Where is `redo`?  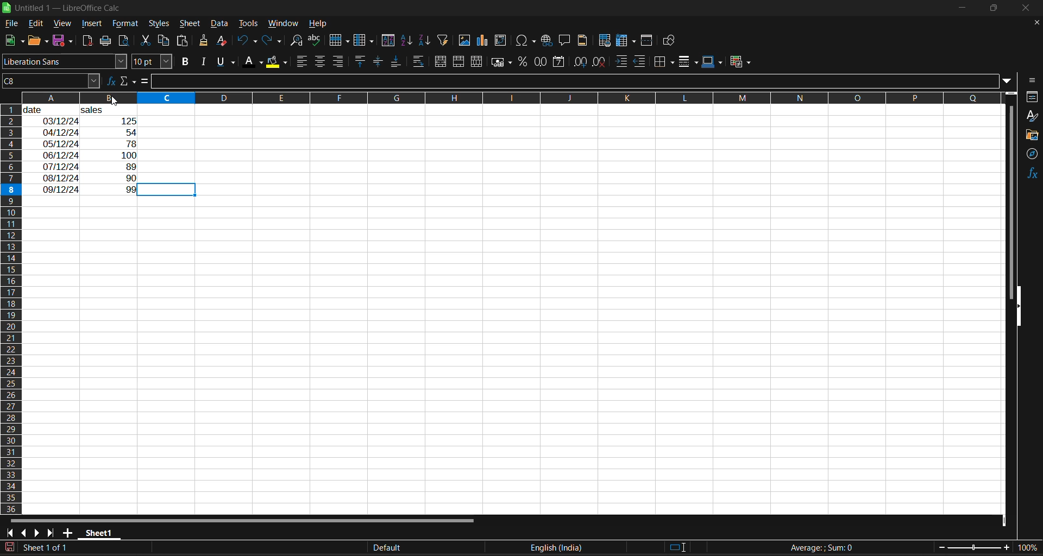 redo is located at coordinates (274, 41).